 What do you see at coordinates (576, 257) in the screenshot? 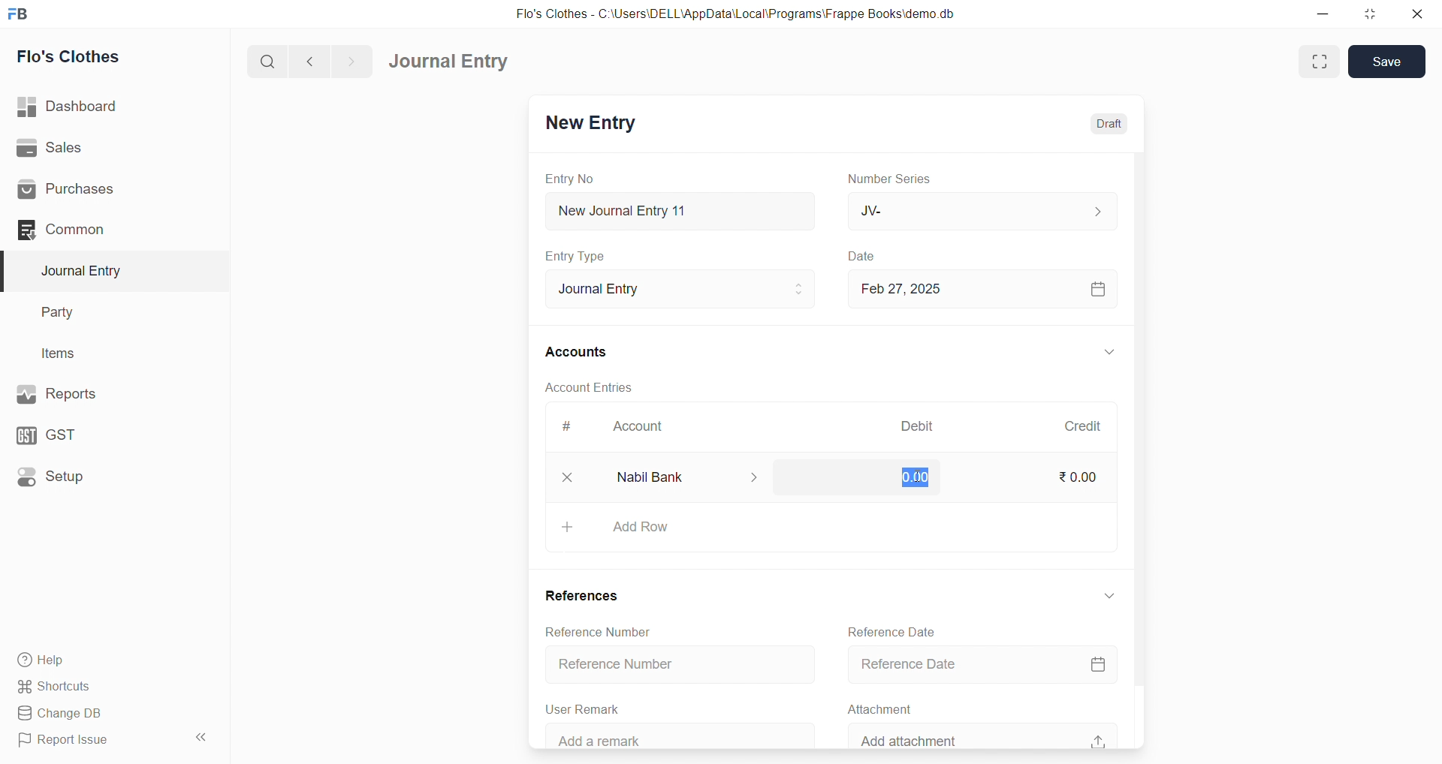
I see `Entry Type` at bounding box center [576, 257].